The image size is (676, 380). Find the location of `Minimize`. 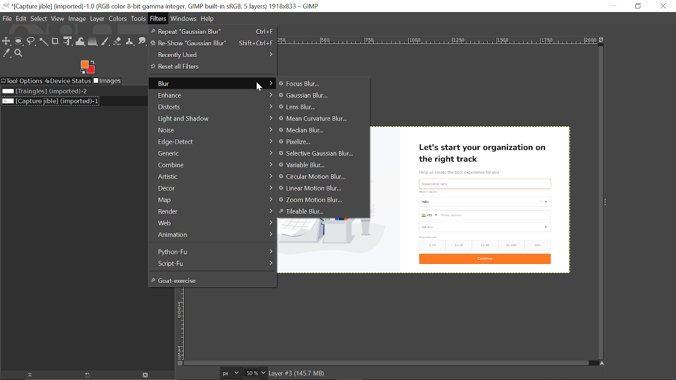

Minimize is located at coordinates (614, 6).